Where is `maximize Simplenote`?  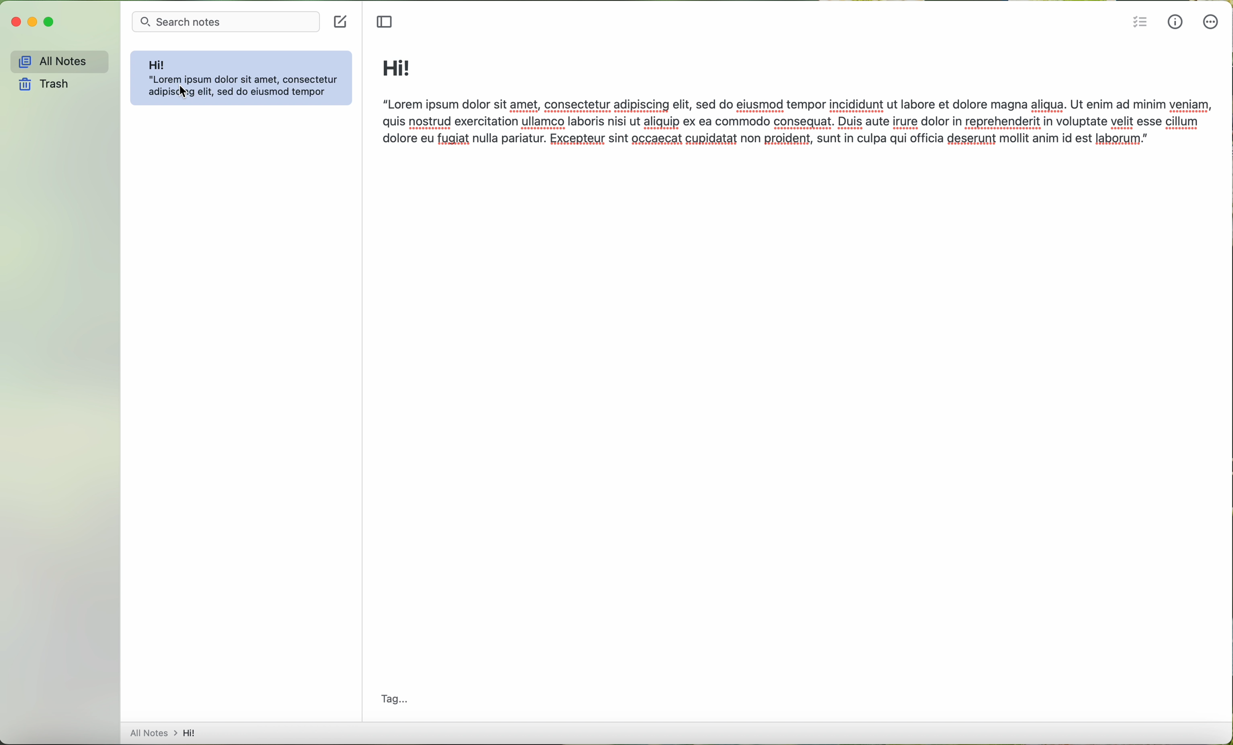 maximize Simplenote is located at coordinates (53, 22).